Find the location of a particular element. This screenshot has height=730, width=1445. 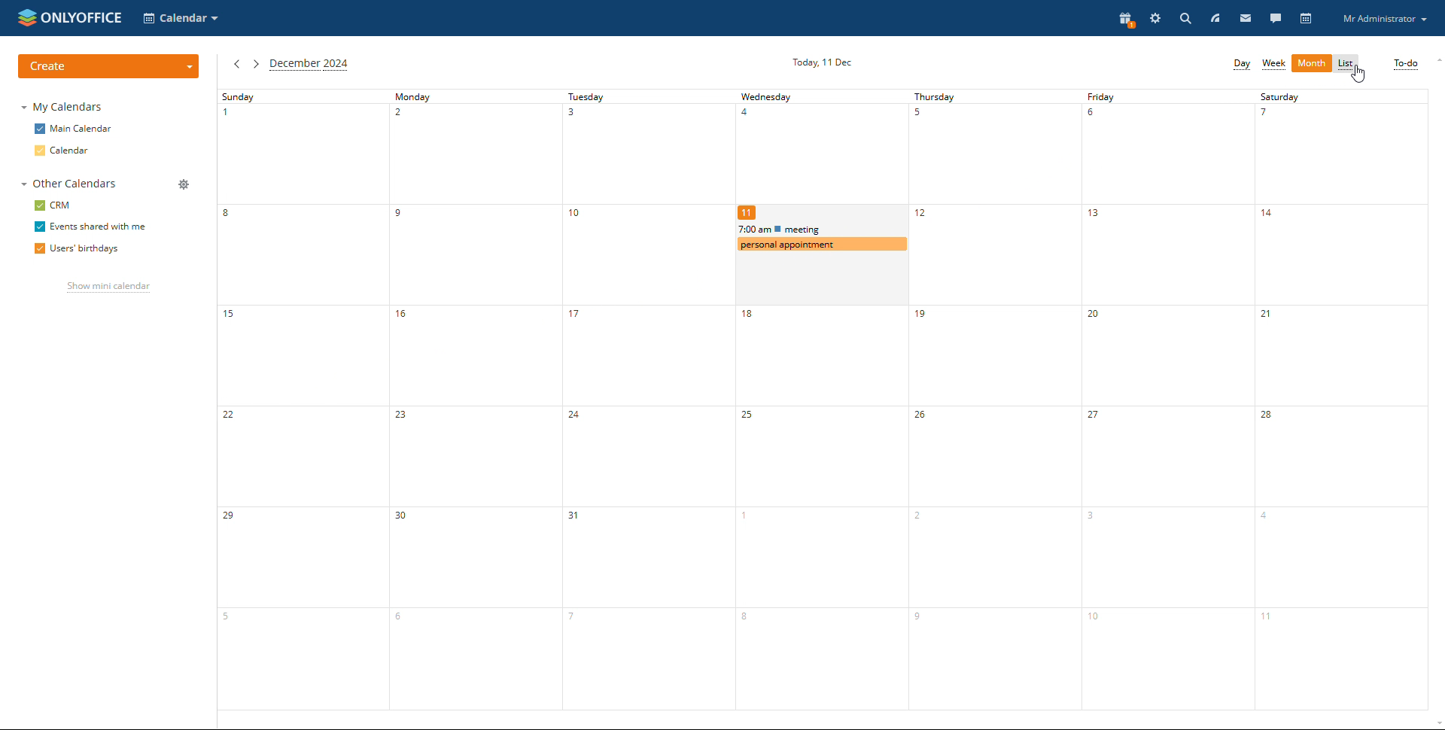

calendar is located at coordinates (1307, 18).